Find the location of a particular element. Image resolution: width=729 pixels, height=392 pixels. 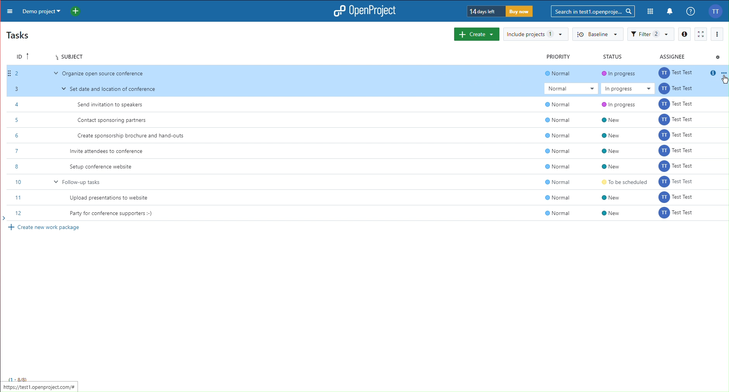

Party for conference supporters :-) is located at coordinates (112, 214).